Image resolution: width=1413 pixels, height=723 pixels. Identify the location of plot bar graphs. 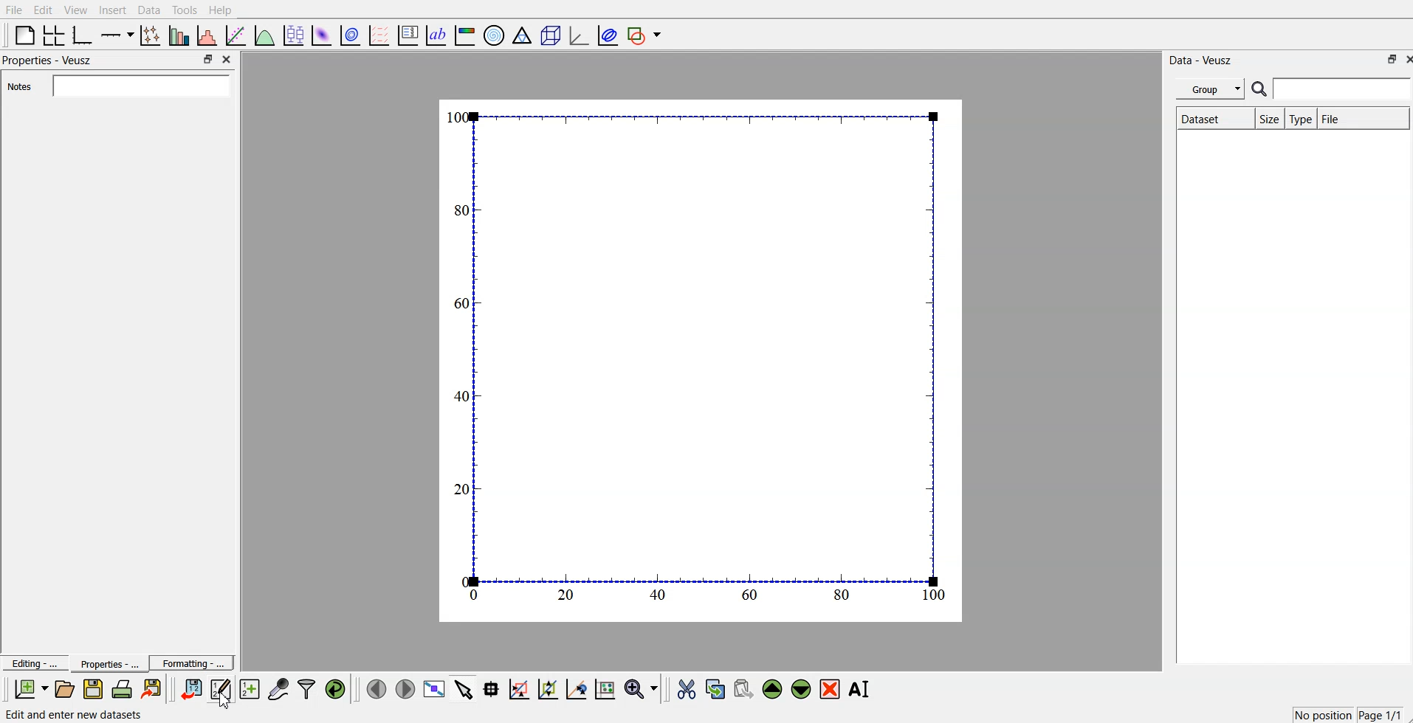
(180, 35).